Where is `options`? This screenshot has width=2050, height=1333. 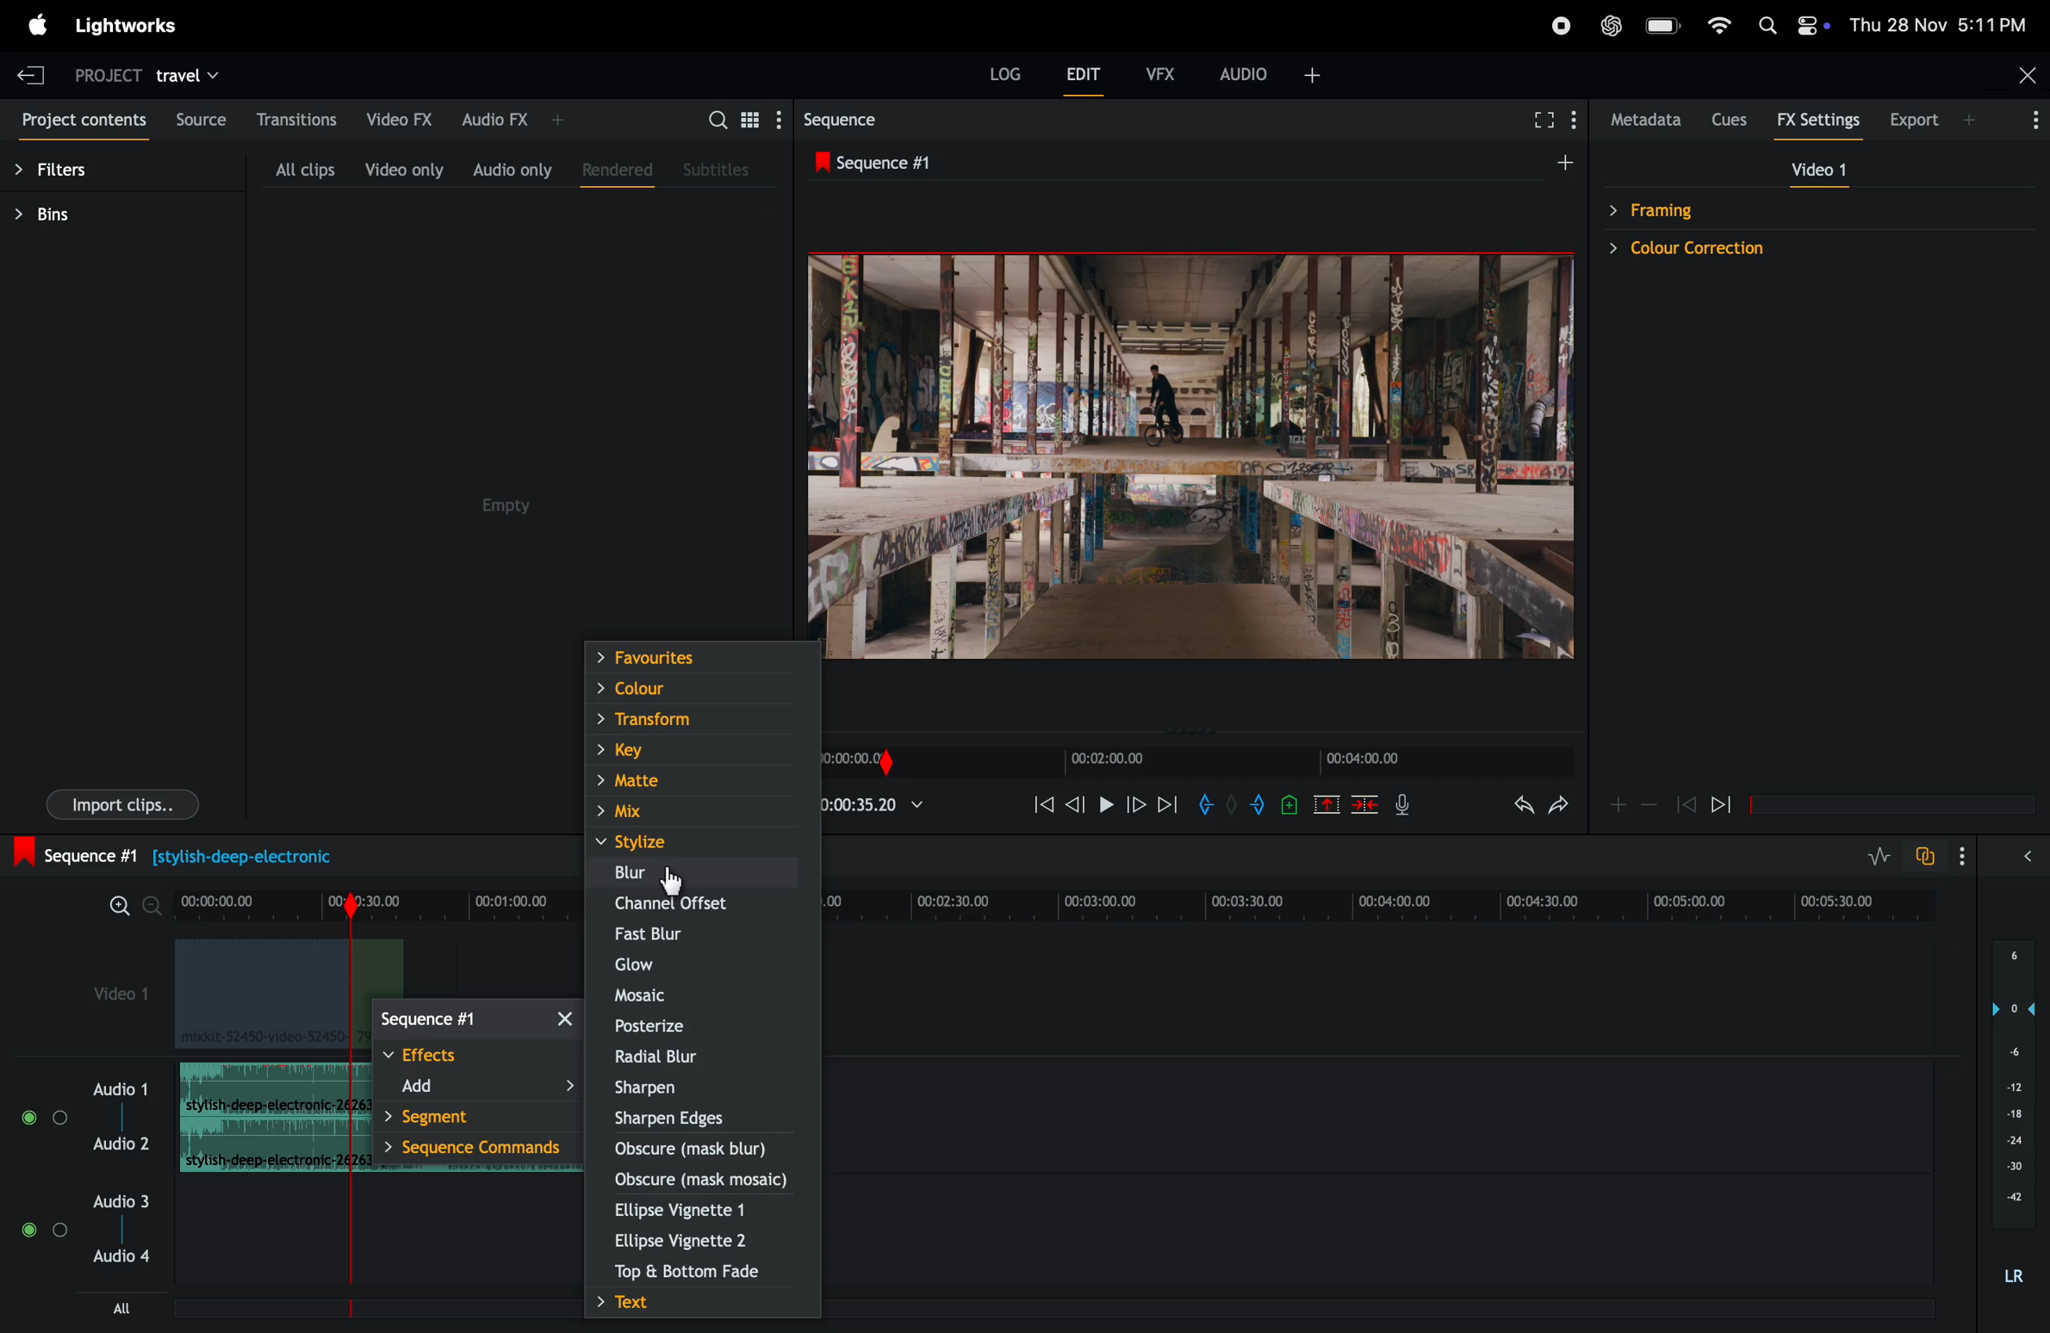 options is located at coordinates (2025, 118).